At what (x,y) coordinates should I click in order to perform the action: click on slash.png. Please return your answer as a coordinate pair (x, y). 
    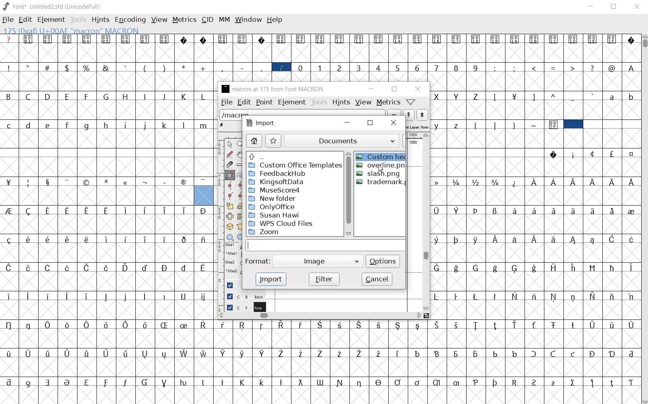
    Looking at the image, I should click on (384, 174).